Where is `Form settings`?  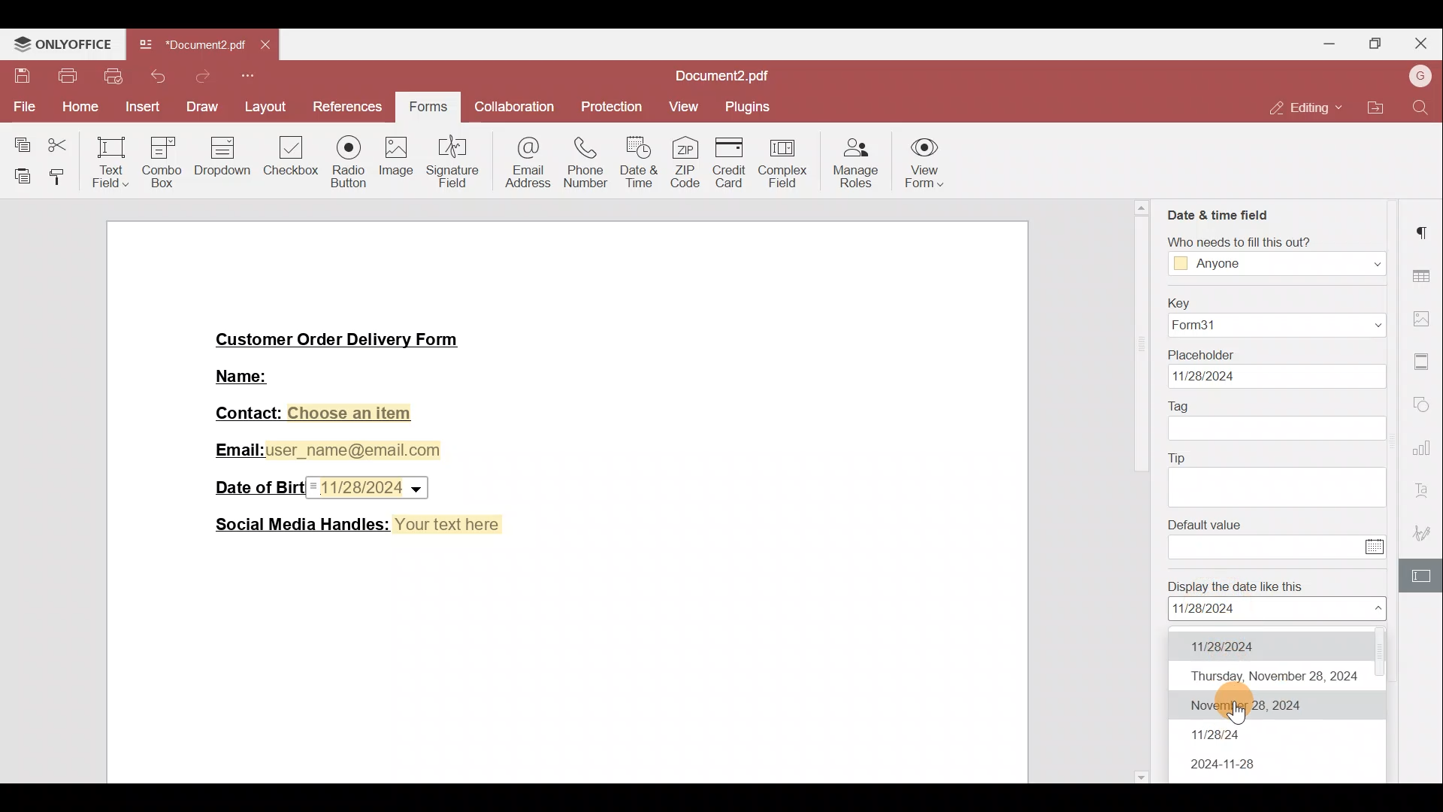 Form settings is located at coordinates (1424, 578).